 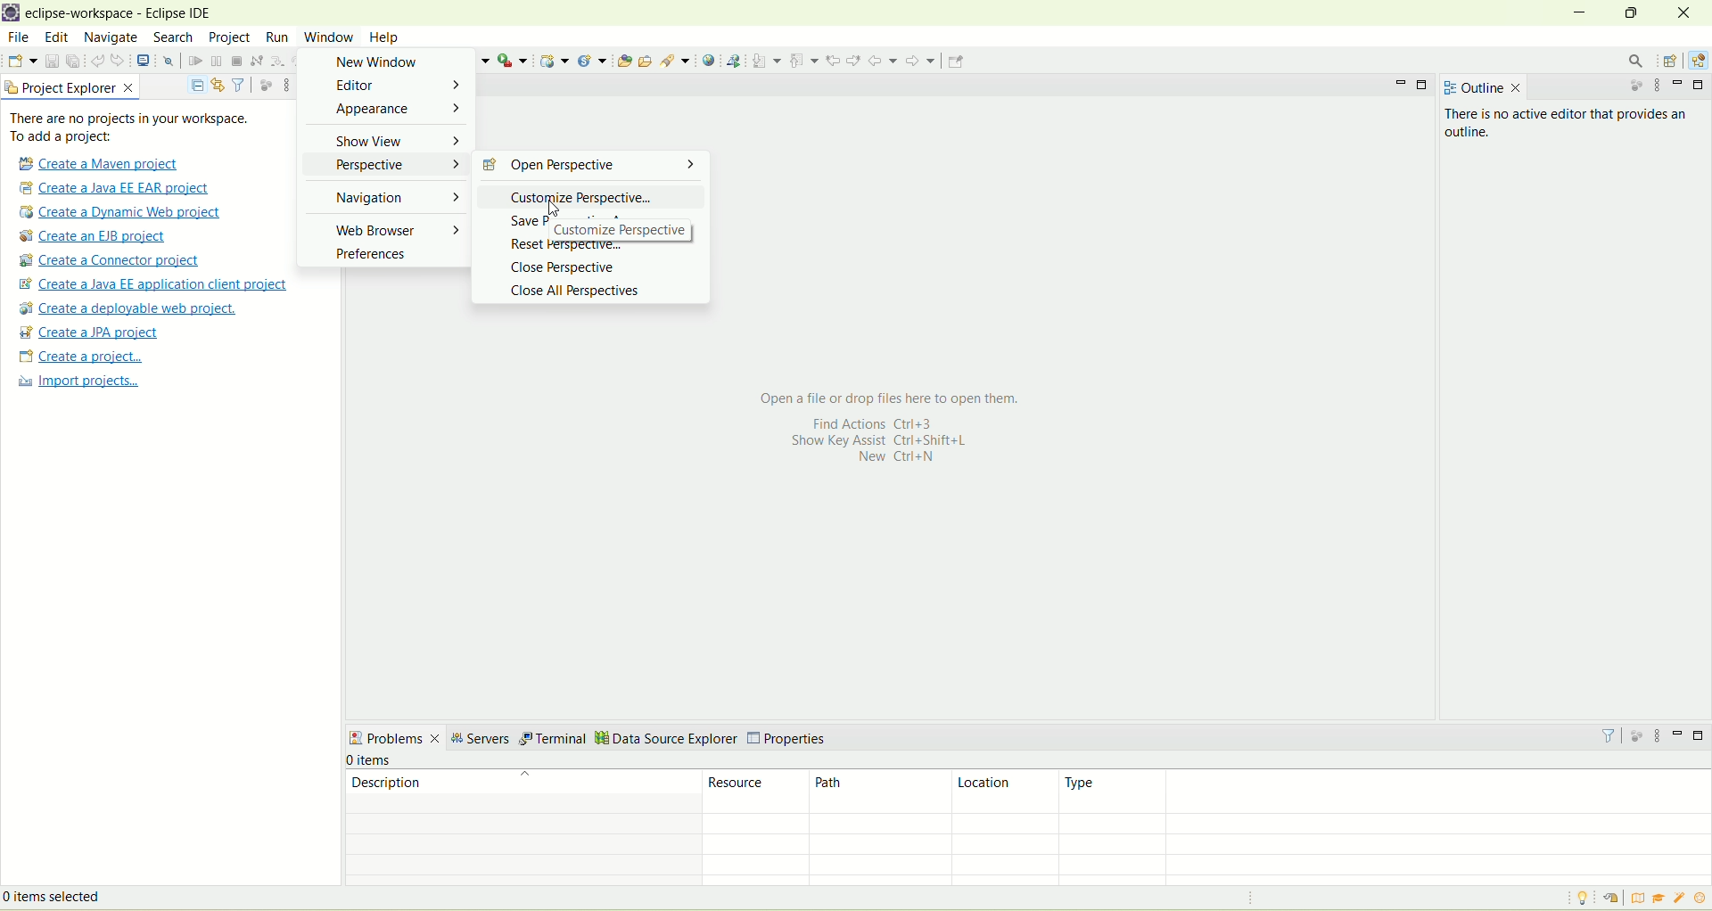 What do you see at coordinates (168, 62) in the screenshot?
I see `skip all breakpoints` at bounding box center [168, 62].